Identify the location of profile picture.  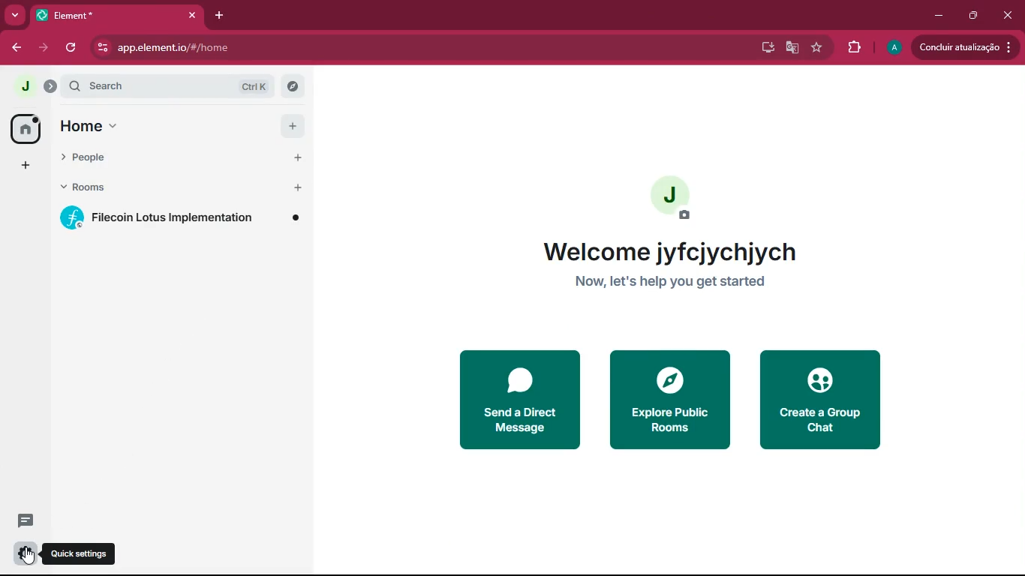
(675, 195).